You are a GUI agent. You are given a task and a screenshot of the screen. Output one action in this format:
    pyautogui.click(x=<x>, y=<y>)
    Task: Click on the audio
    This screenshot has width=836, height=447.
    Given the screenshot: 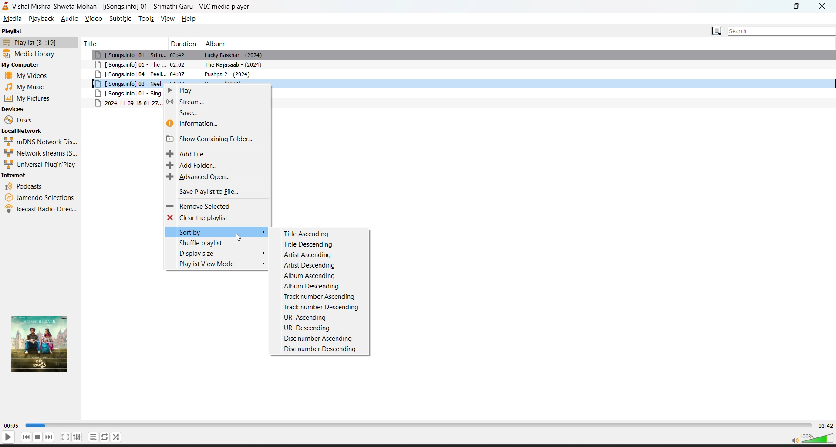 What is the action you would take?
    pyautogui.click(x=71, y=17)
    